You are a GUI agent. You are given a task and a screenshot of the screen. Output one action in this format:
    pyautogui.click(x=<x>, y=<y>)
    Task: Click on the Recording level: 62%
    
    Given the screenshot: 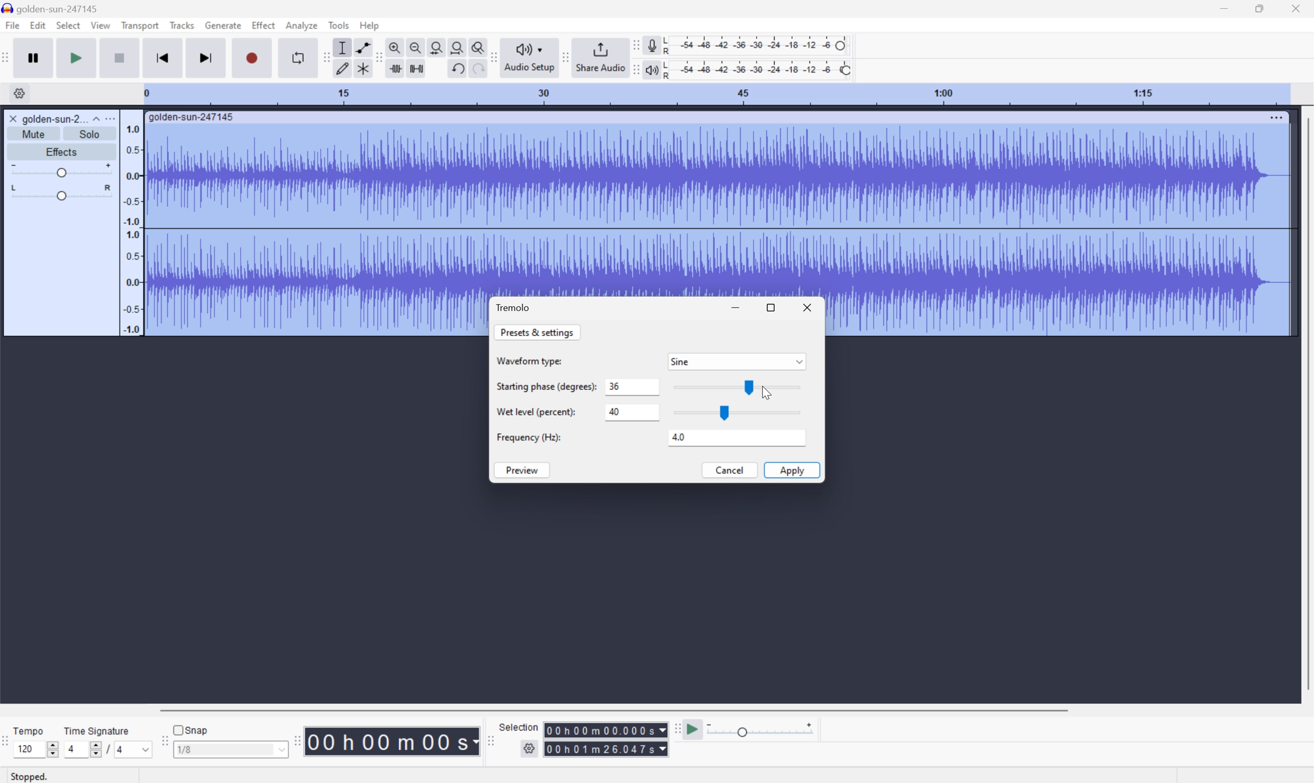 What is the action you would take?
    pyautogui.click(x=757, y=45)
    